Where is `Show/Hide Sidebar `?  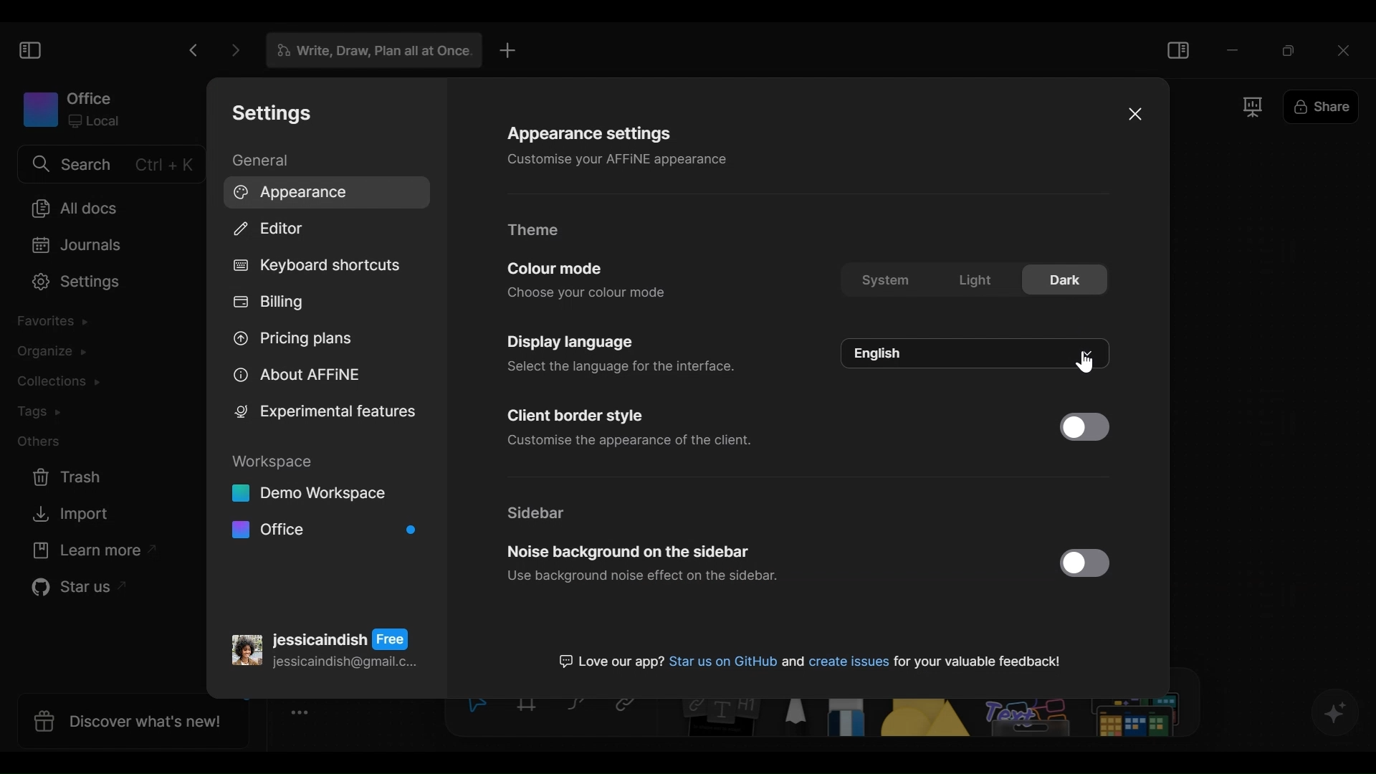
Show/Hide Sidebar  is located at coordinates (1180, 48).